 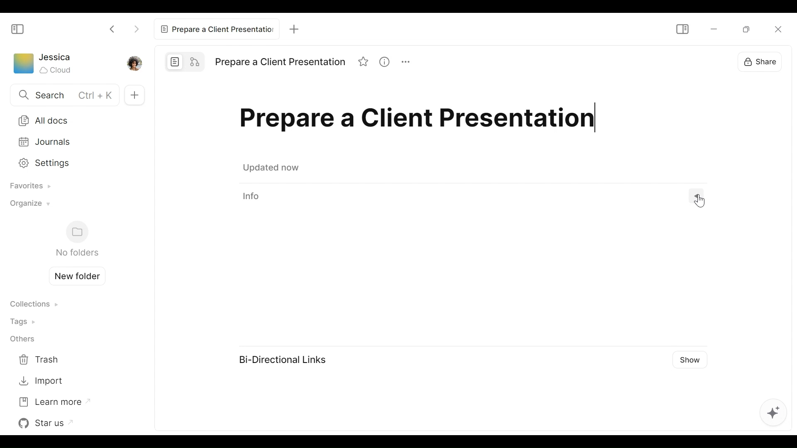 I want to click on More, so click(x=409, y=63).